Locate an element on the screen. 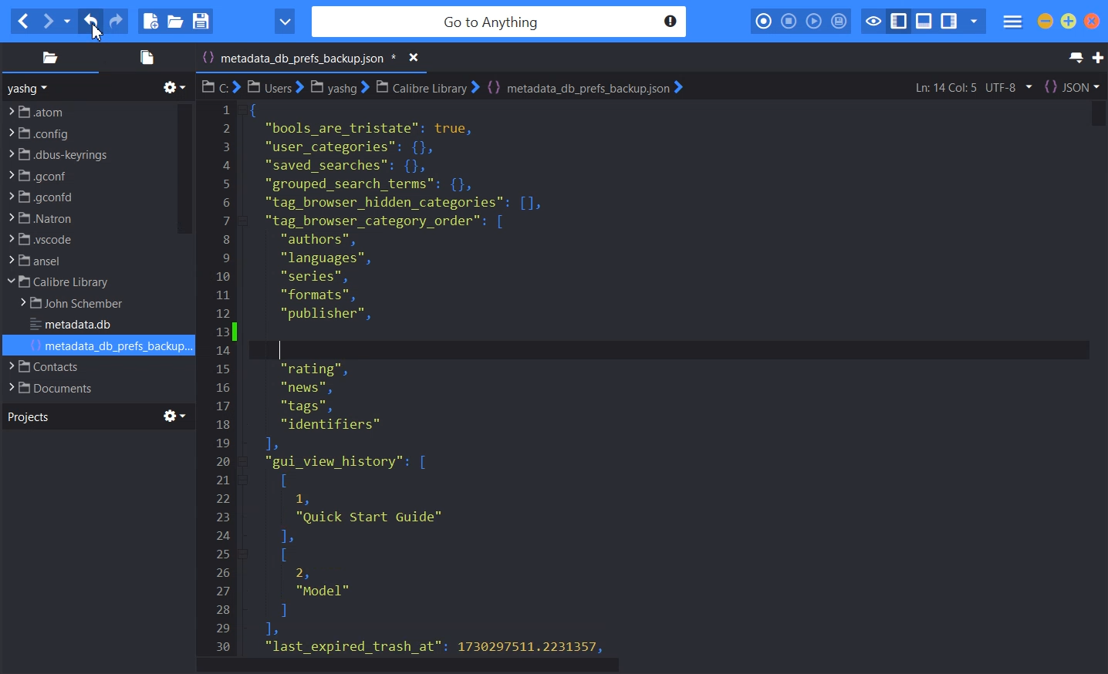  yashg is located at coordinates (30, 88).